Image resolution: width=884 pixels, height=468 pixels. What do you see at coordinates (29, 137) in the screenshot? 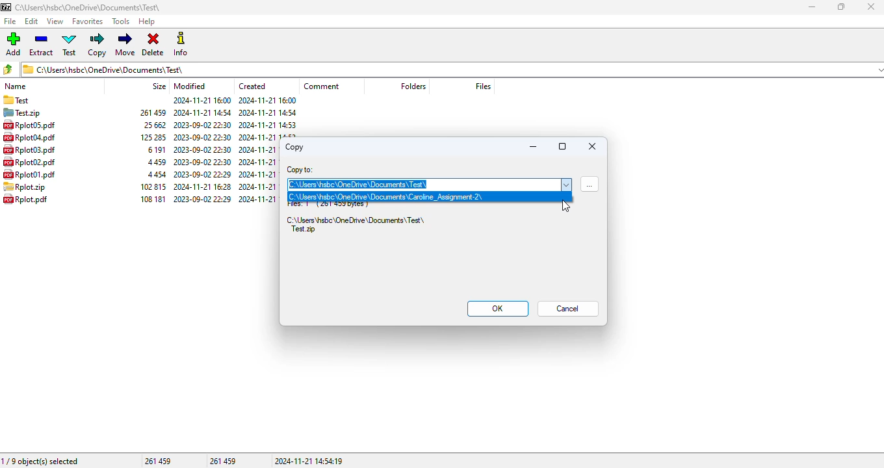
I see `file name` at bounding box center [29, 137].